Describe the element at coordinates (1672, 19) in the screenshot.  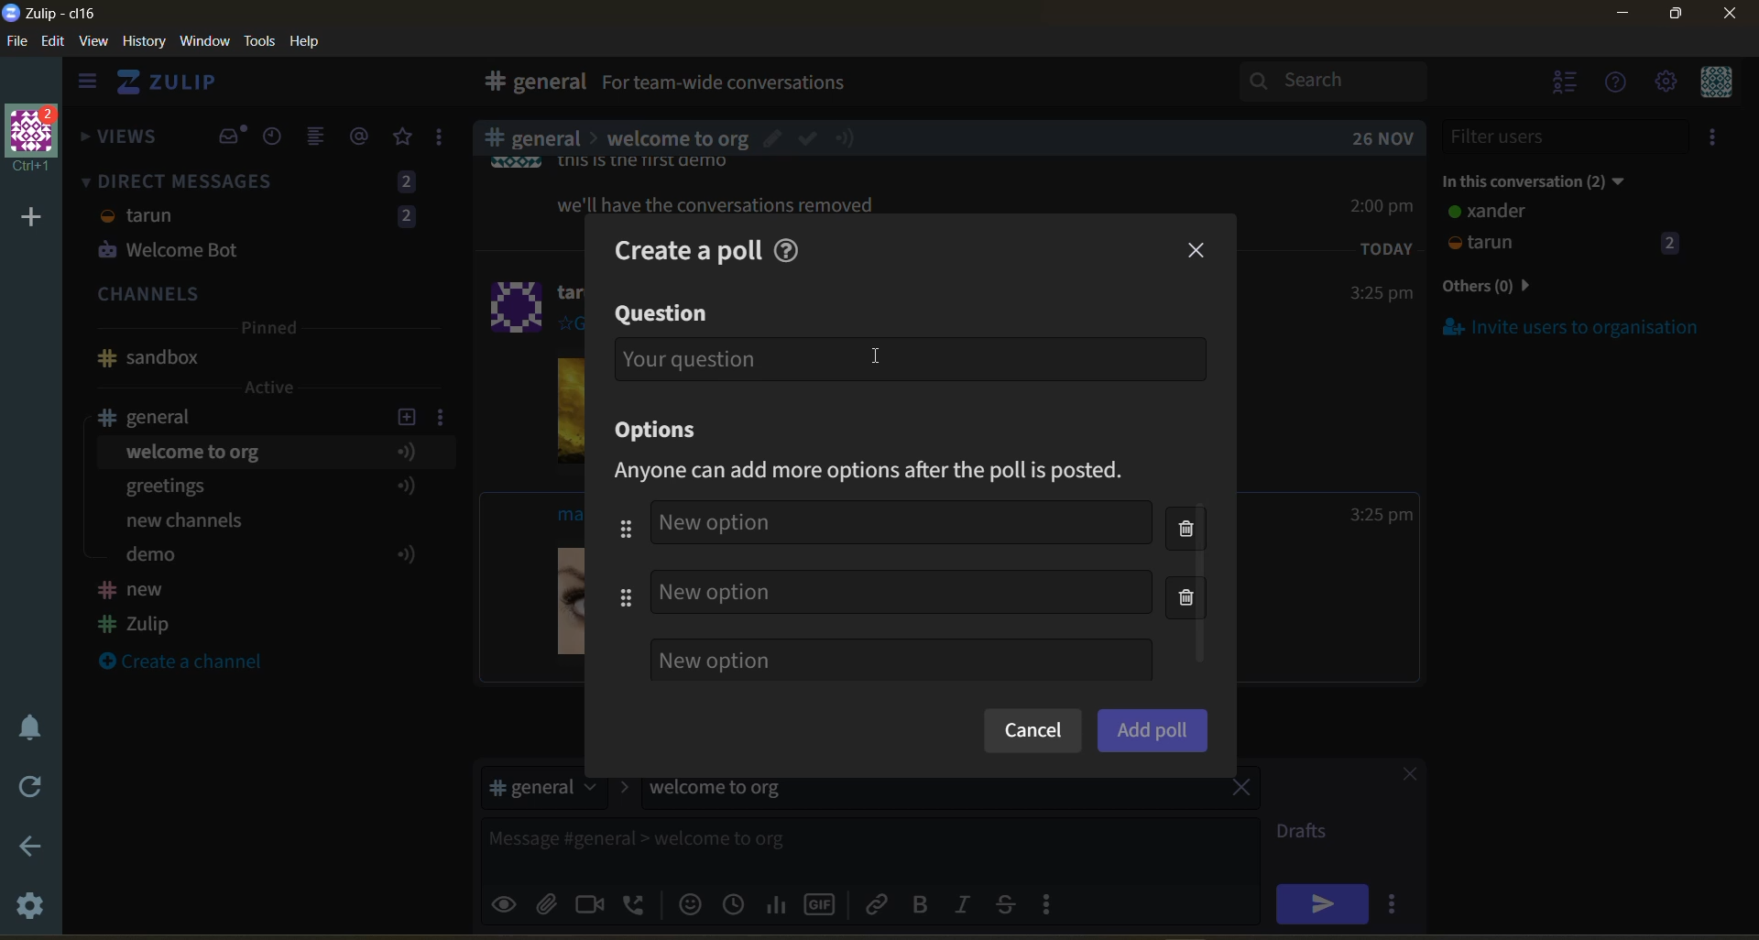
I see `maximize` at that location.